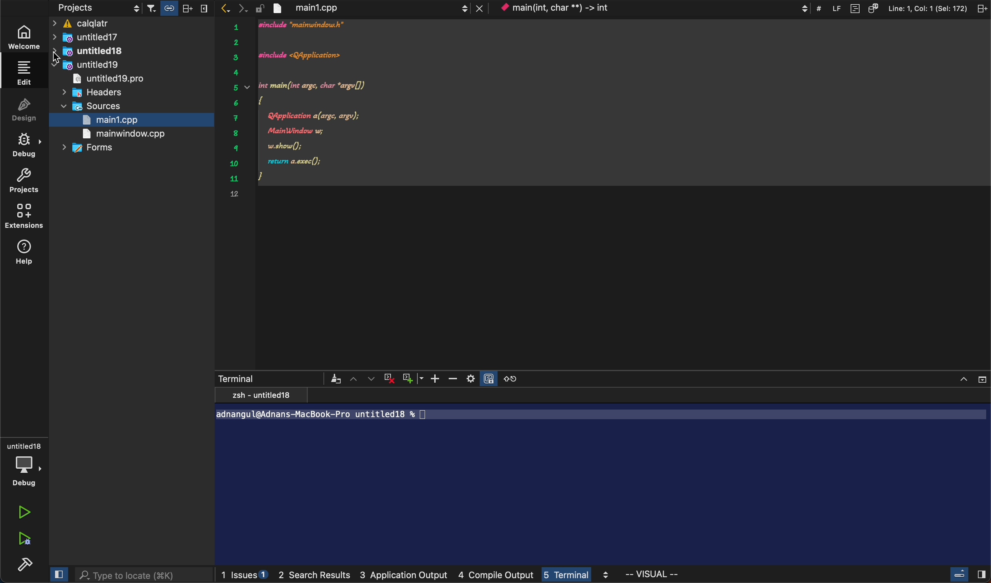 The width and height of the screenshot is (991, 583). What do you see at coordinates (127, 134) in the screenshot?
I see `main window` at bounding box center [127, 134].